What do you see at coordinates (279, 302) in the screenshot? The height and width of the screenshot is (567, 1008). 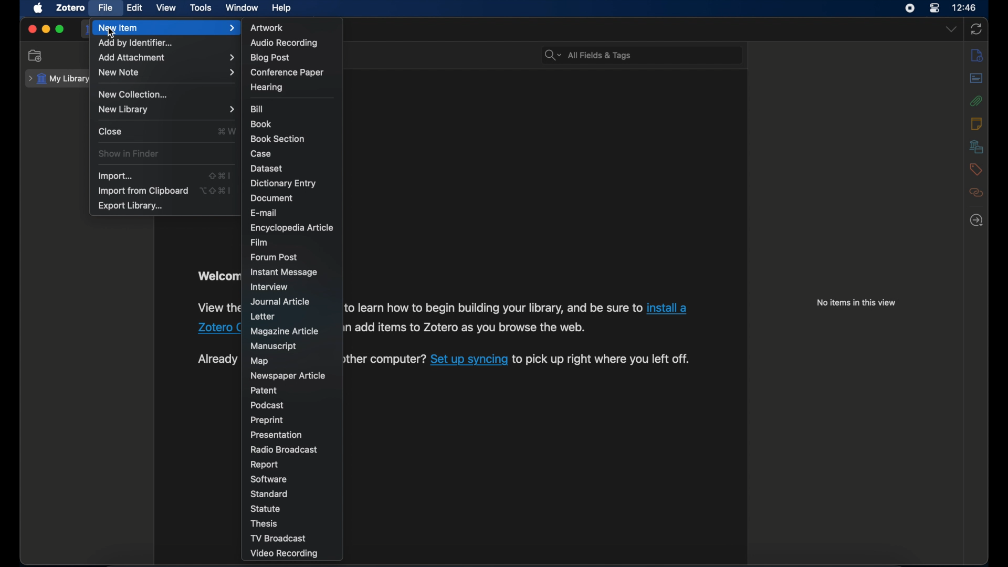 I see `journal article` at bounding box center [279, 302].